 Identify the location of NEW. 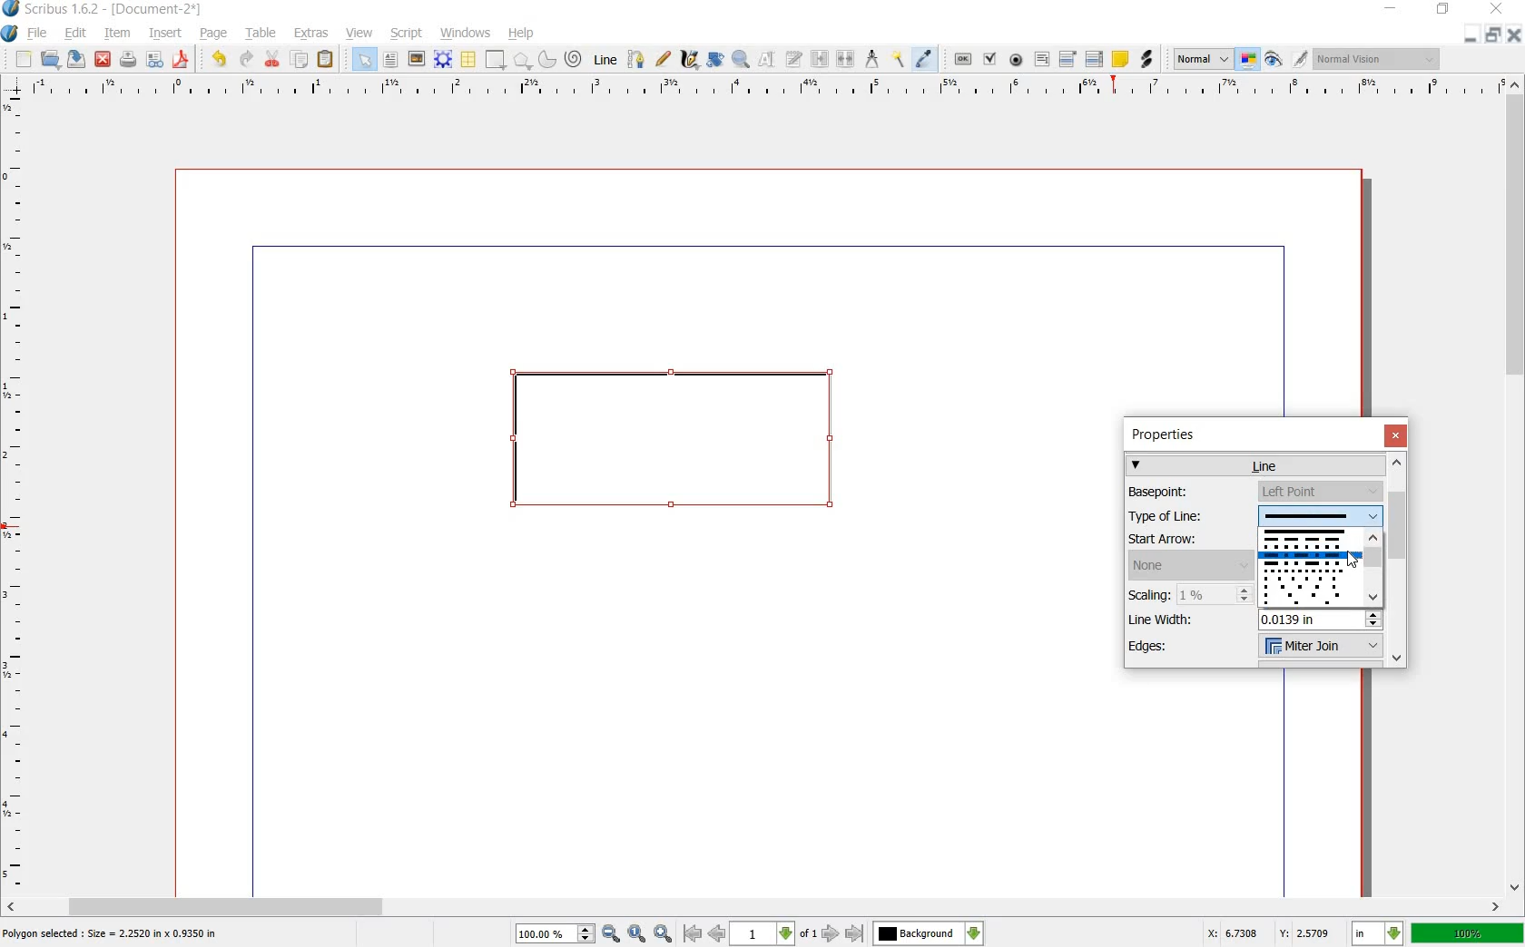
(23, 60).